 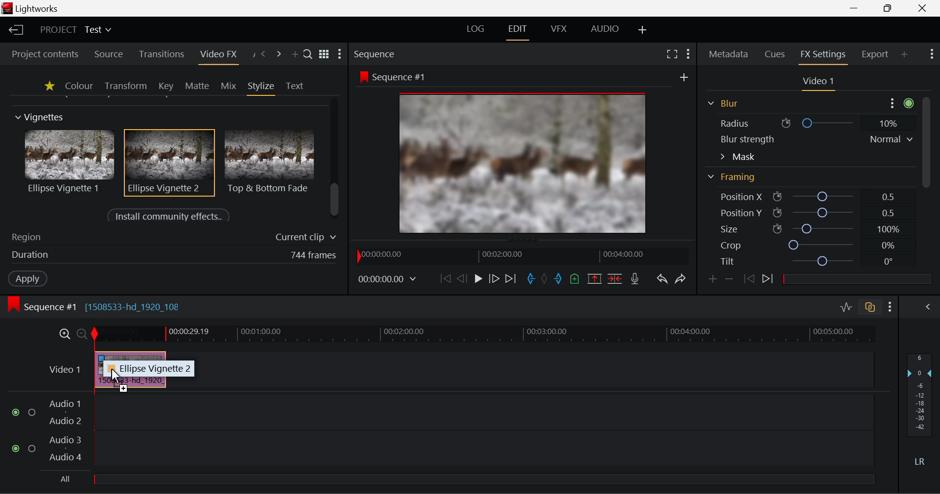 I want to click on Transitions, so click(x=161, y=55).